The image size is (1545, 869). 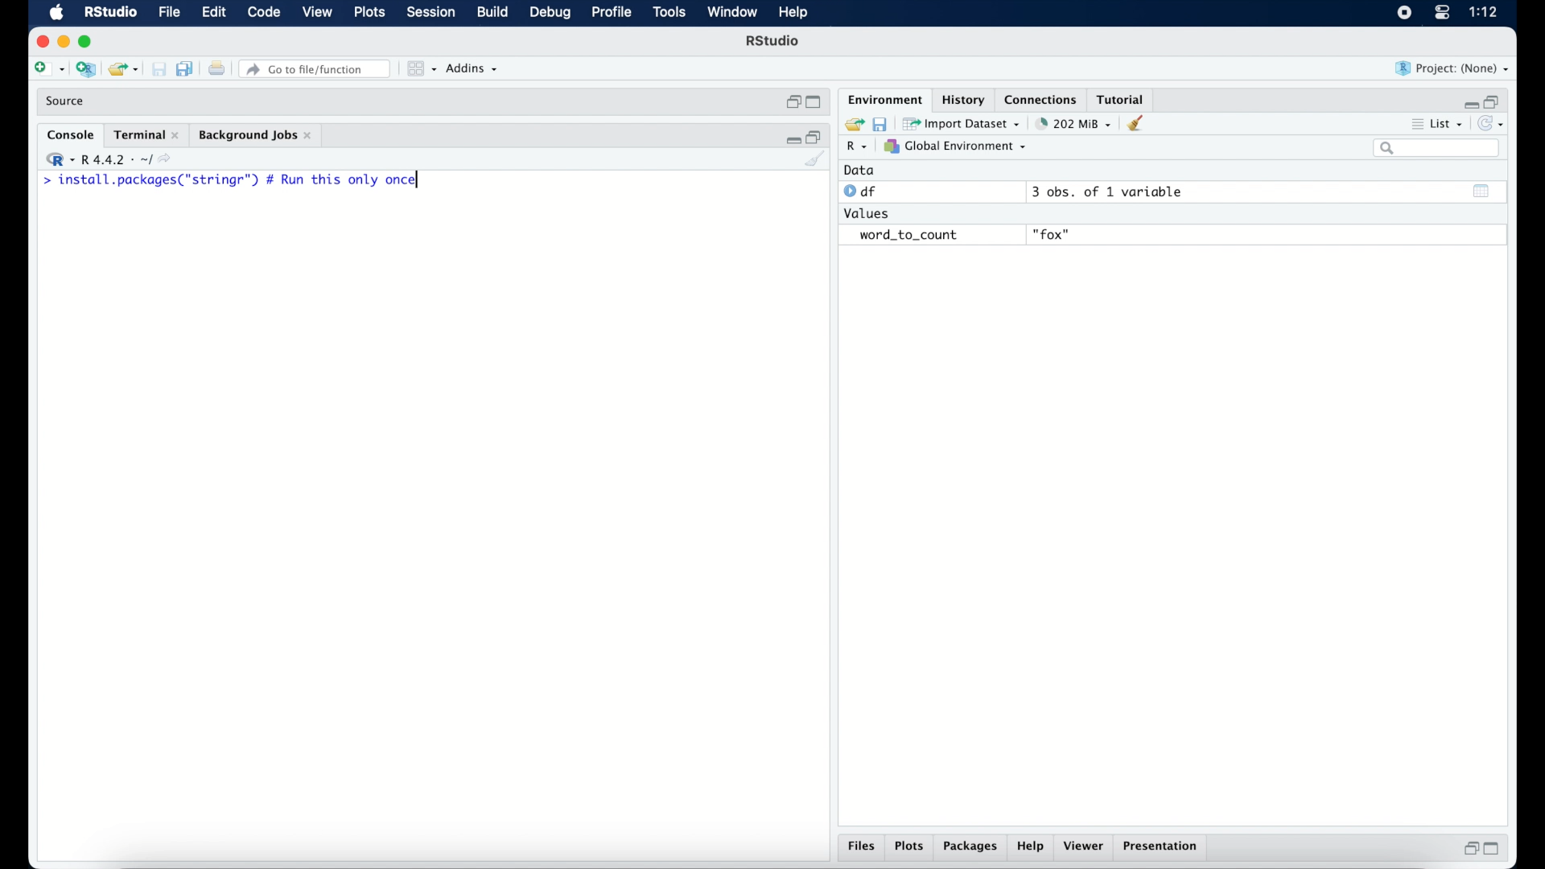 What do you see at coordinates (108, 159) in the screenshot?
I see `R 4.4.2` at bounding box center [108, 159].